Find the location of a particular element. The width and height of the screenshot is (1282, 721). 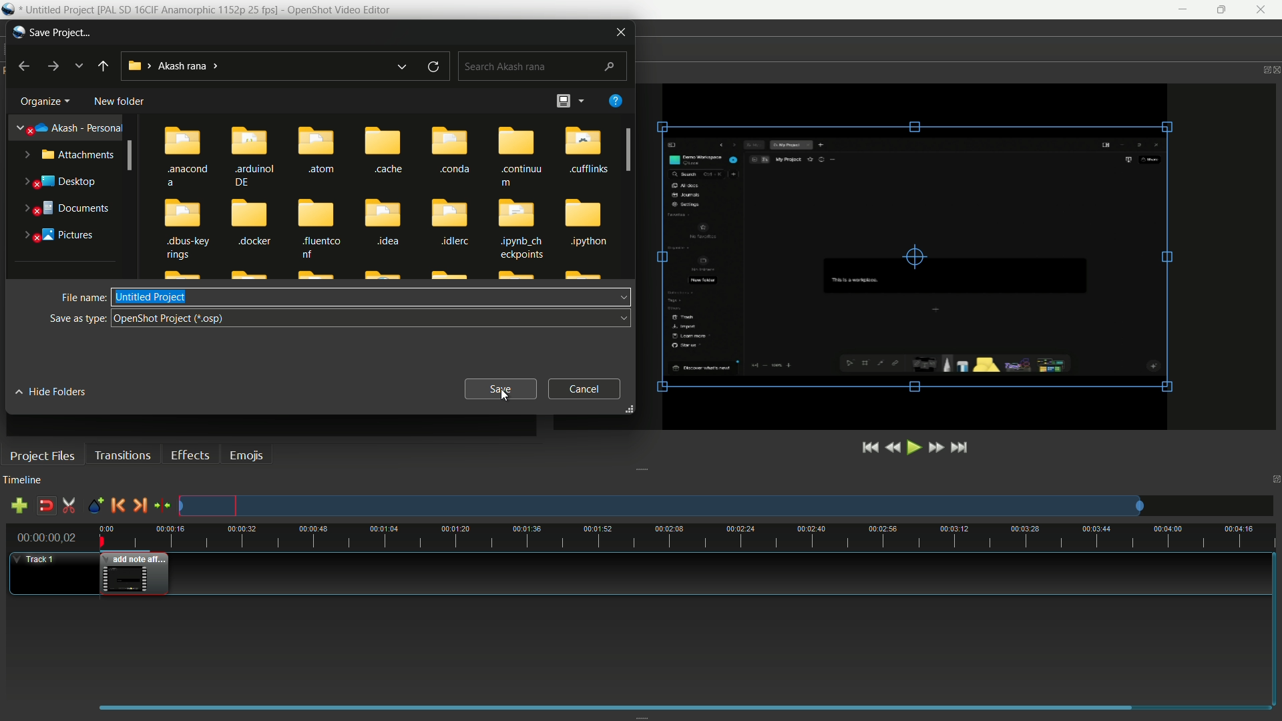

emojis is located at coordinates (247, 455).